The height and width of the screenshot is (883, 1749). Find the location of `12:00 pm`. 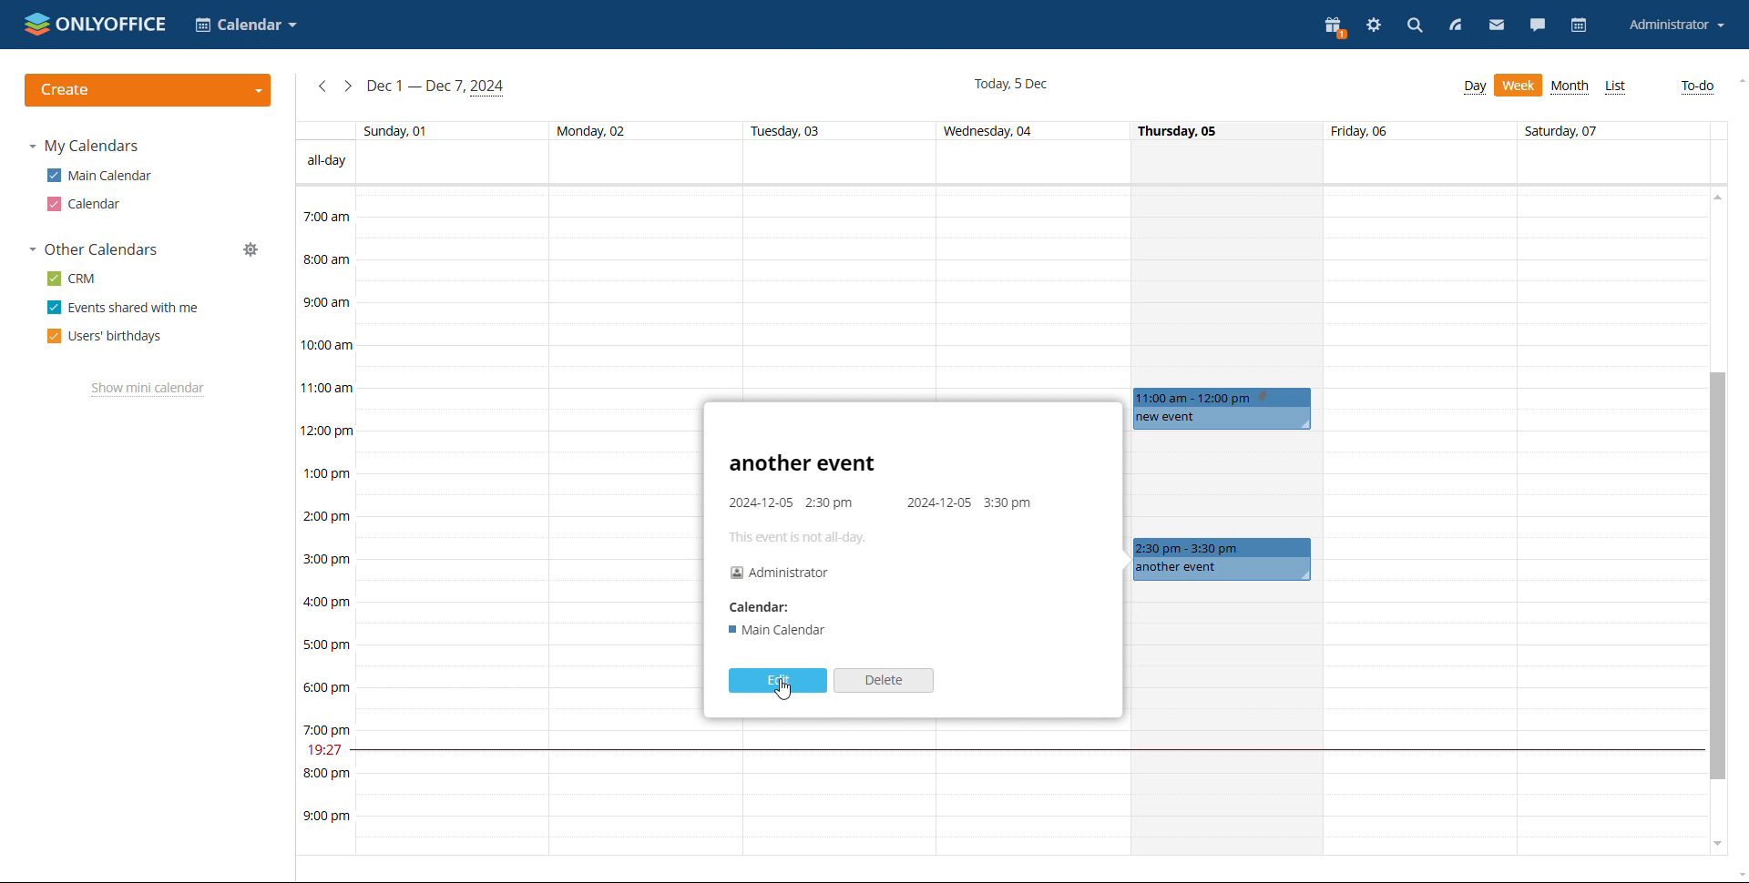

12:00 pm is located at coordinates (328, 431).